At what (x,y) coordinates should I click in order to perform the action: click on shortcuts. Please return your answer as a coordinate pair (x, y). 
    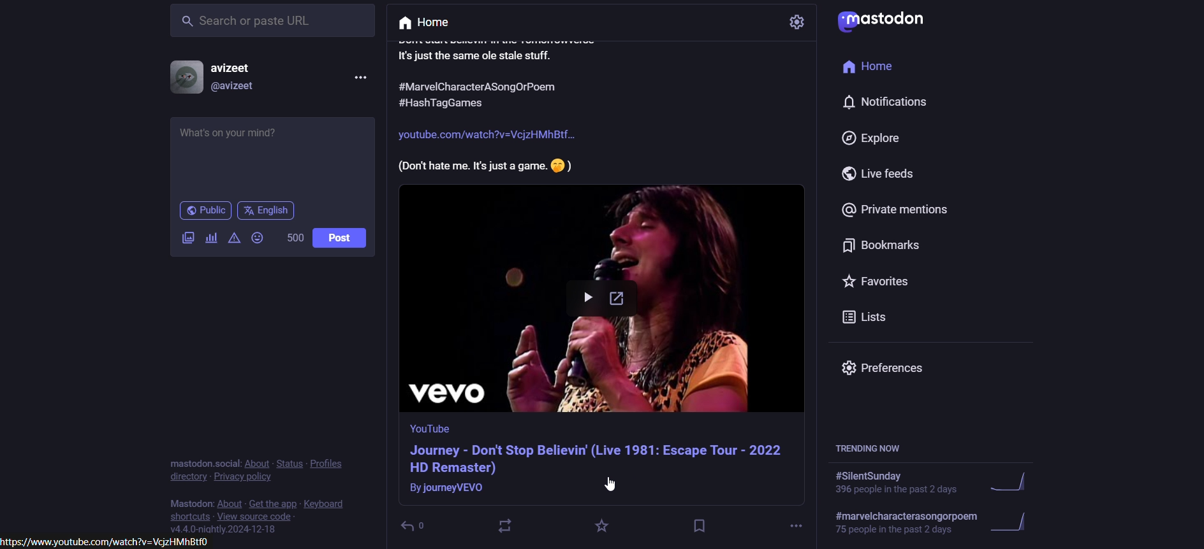
    Looking at the image, I should click on (189, 517).